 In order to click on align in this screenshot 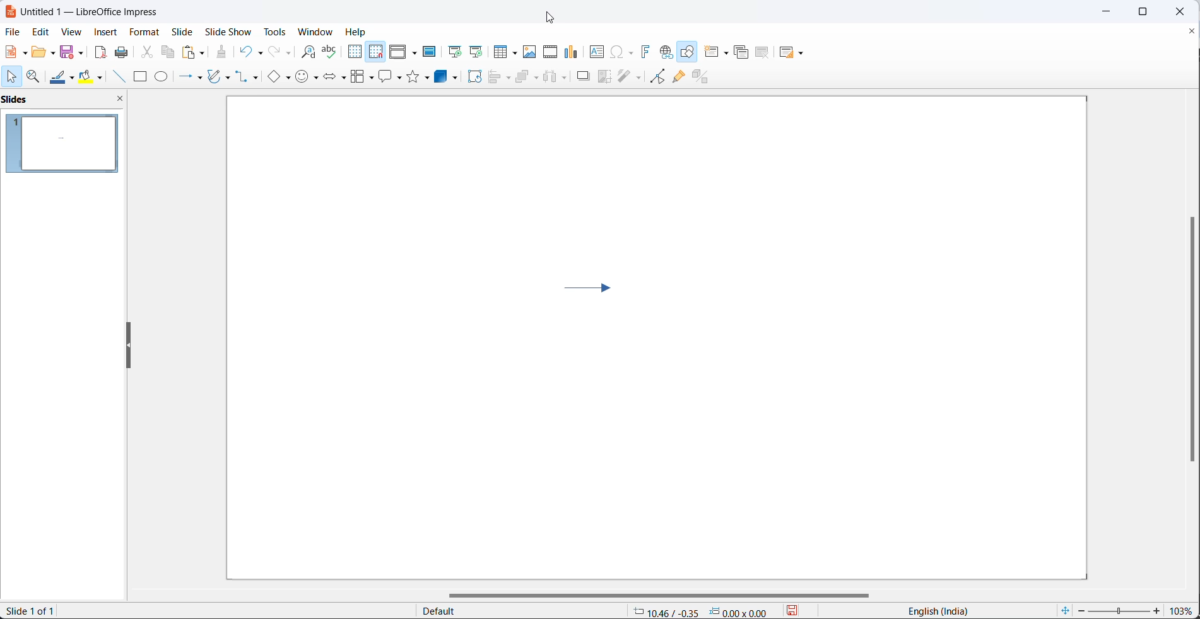, I will do `click(501, 78)`.